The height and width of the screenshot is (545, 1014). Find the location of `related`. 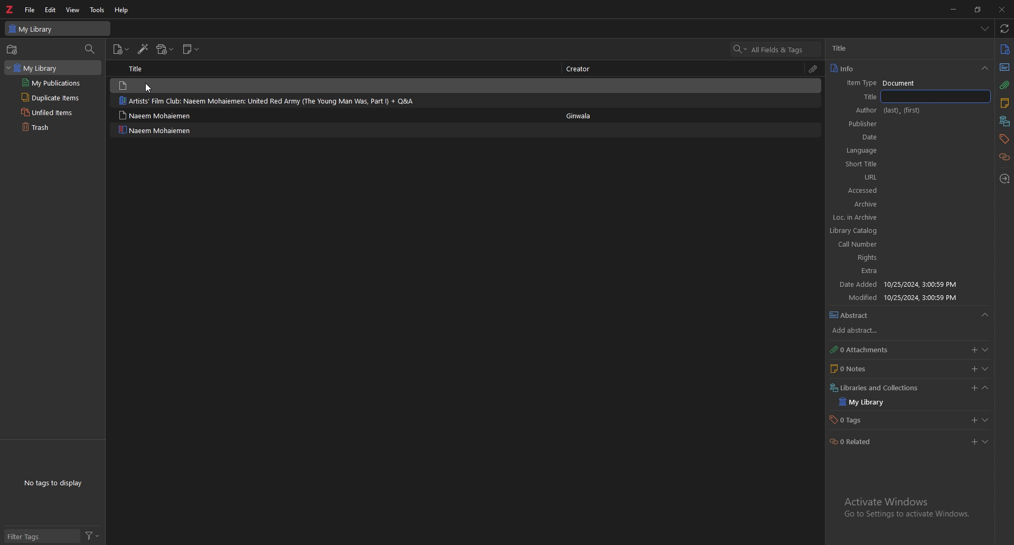

related is located at coordinates (1005, 156).